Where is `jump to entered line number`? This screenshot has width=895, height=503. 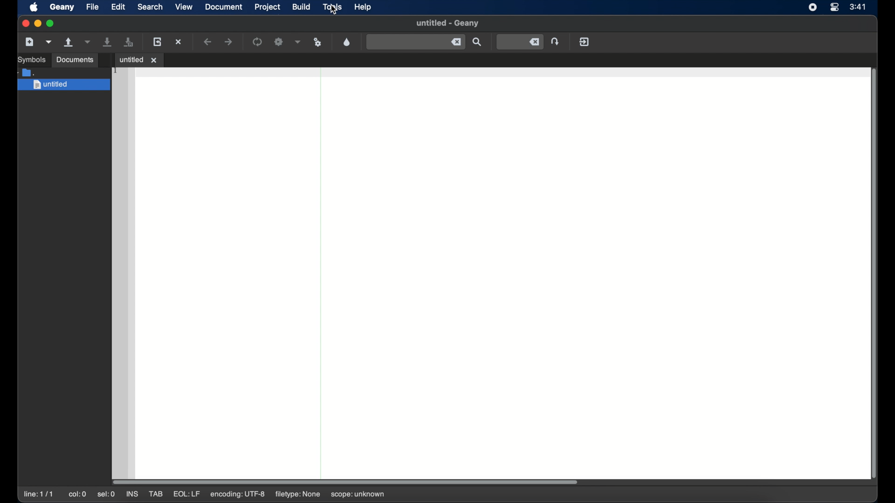 jump to entered line number is located at coordinates (520, 42).